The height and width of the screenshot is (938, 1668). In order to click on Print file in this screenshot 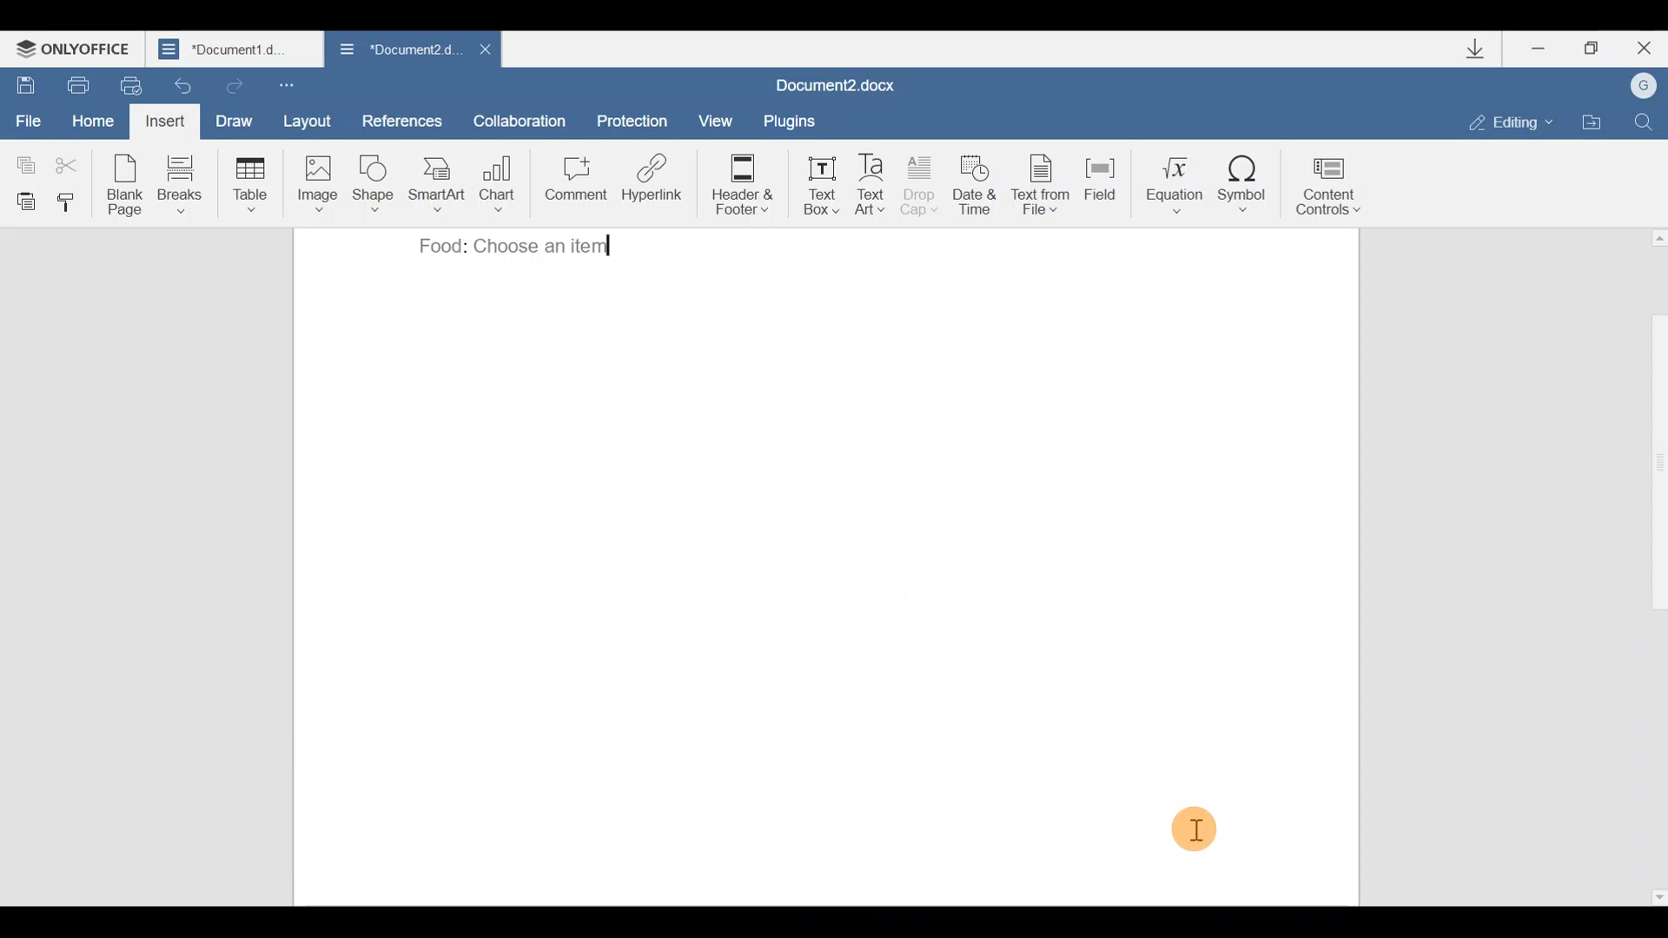, I will do `click(74, 84)`.